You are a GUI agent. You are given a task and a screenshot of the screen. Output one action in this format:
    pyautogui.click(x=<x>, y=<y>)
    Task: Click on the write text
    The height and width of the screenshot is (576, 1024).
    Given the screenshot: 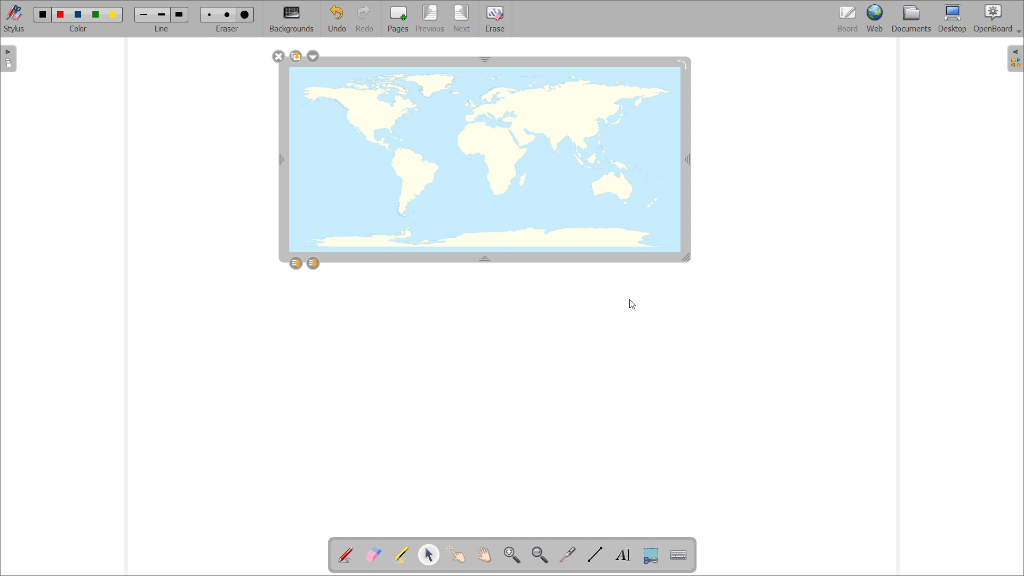 What is the action you would take?
    pyautogui.click(x=623, y=555)
    